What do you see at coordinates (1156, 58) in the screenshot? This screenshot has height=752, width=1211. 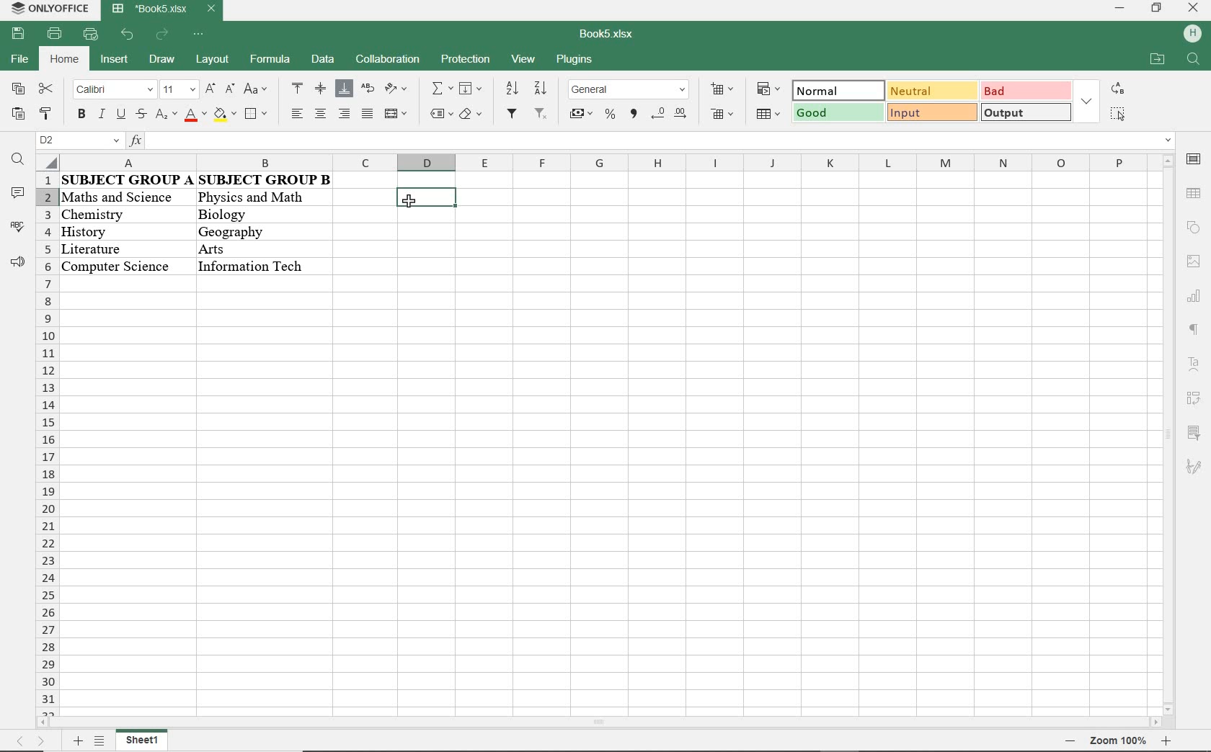 I see `open file location` at bounding box center [1156, 58].